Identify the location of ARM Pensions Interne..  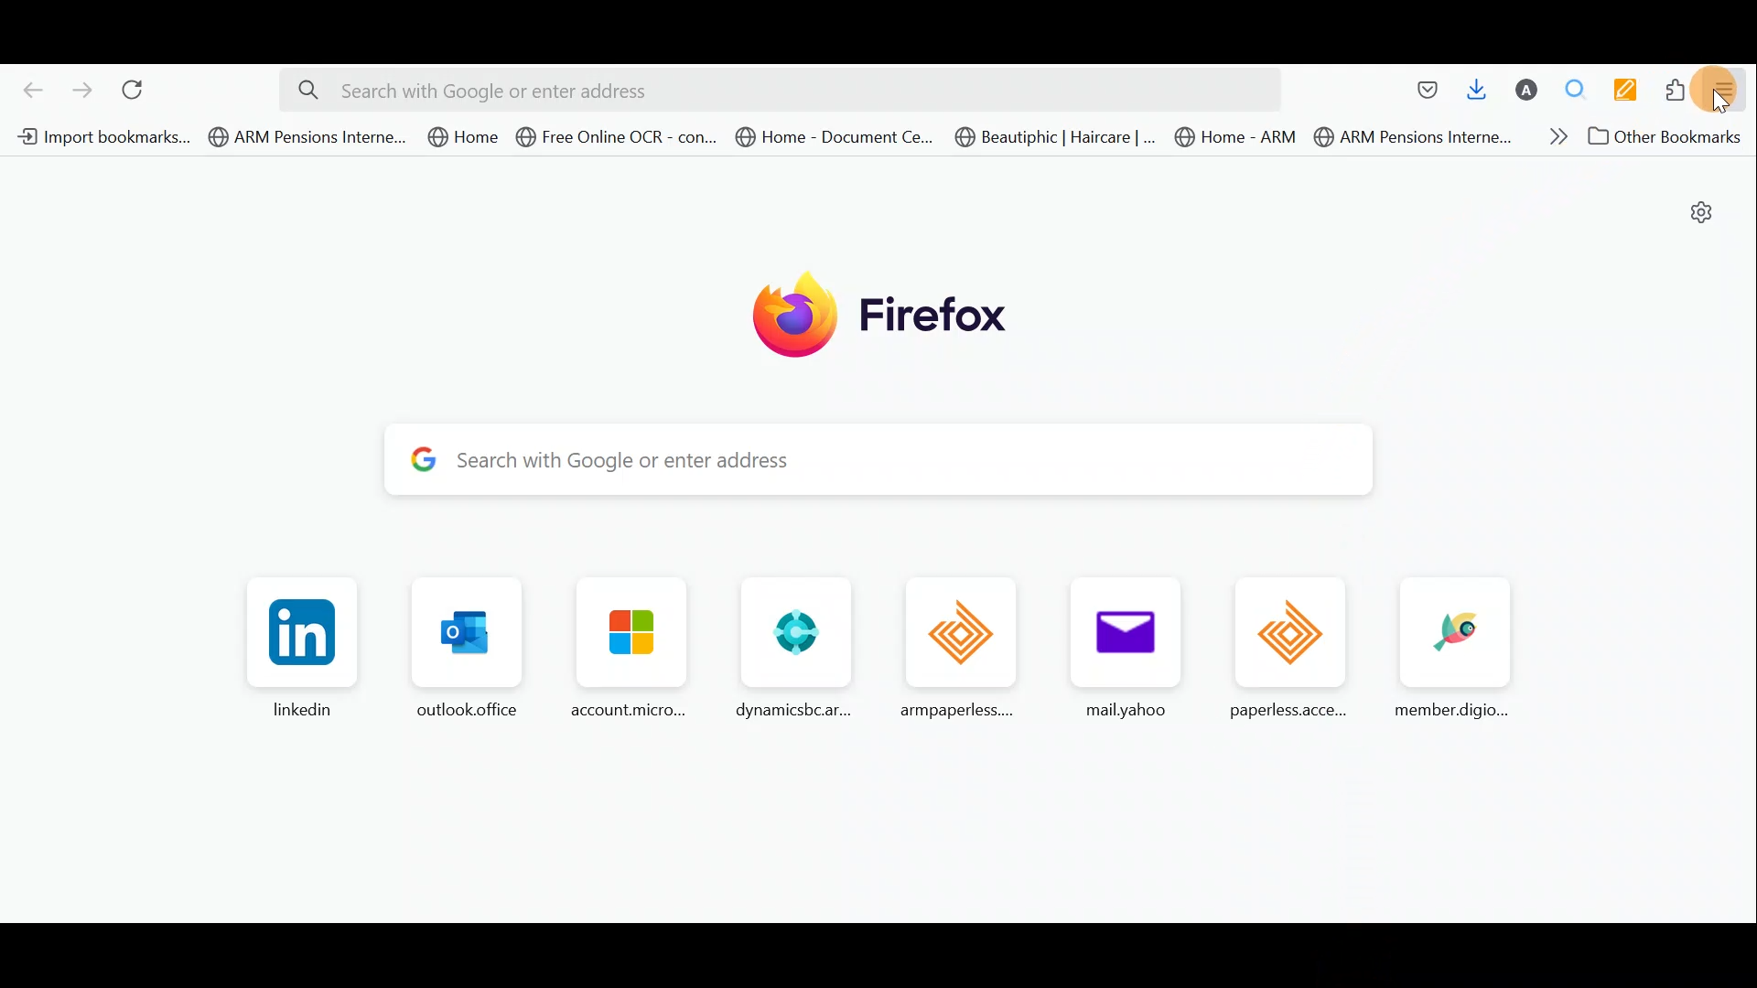
(1410, 137).